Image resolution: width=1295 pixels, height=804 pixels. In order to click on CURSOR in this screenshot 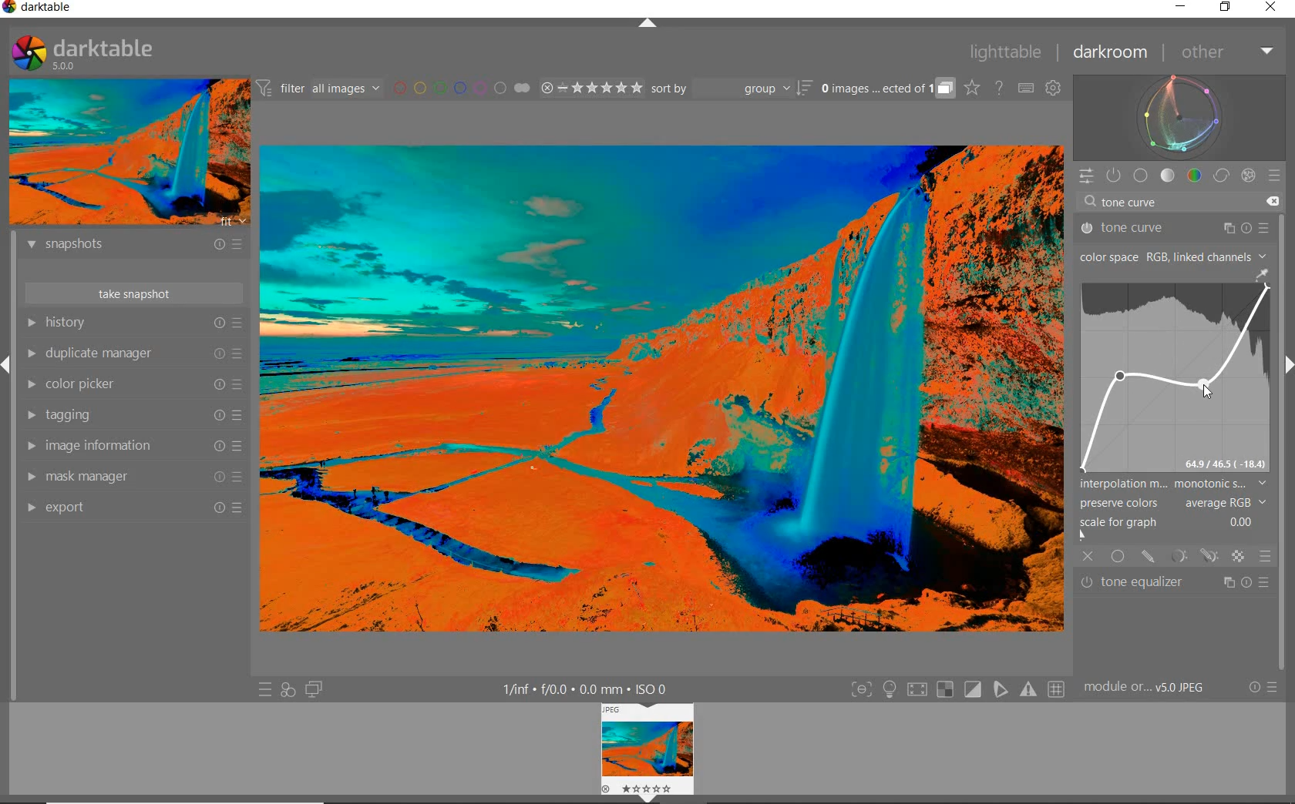, I will do `click(1121, 378)`.